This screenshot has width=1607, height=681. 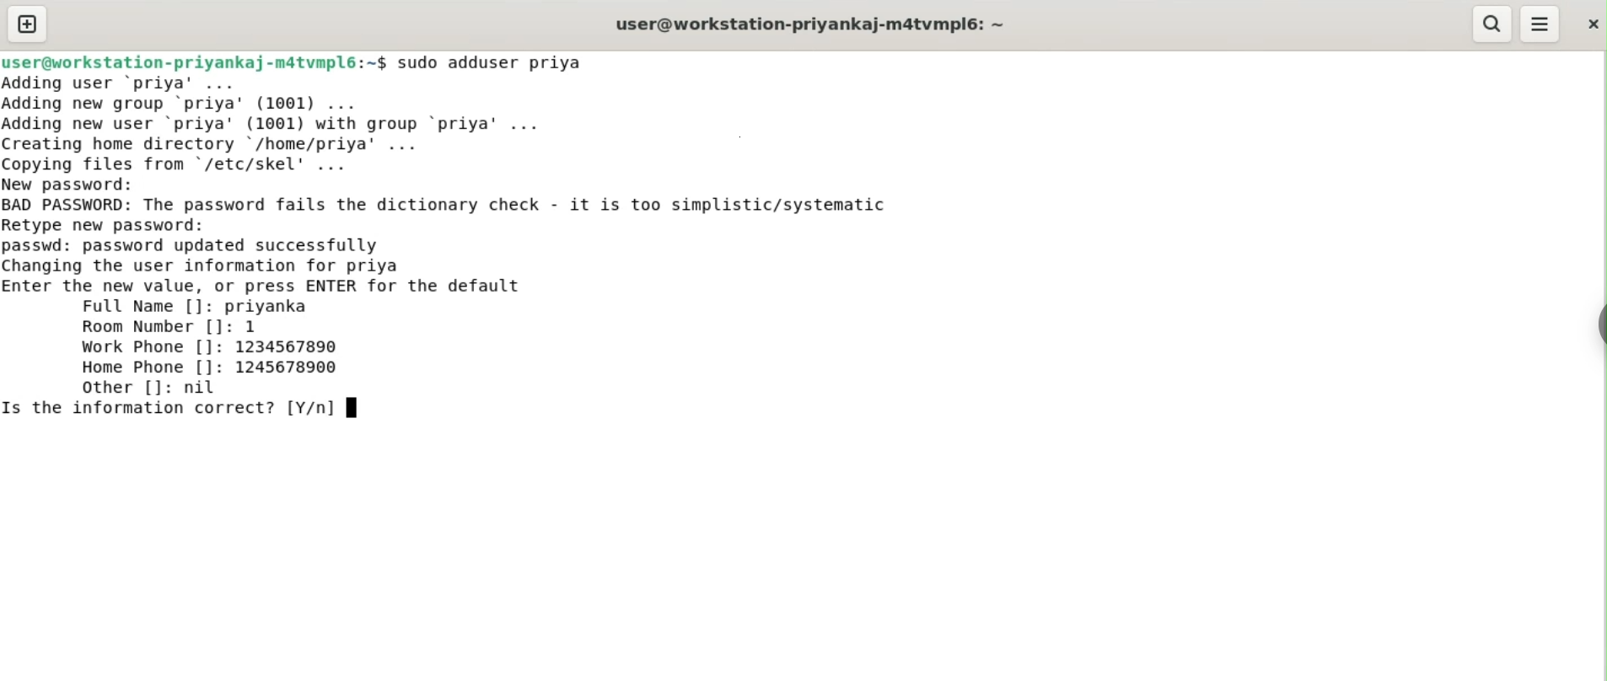 I want to click on new tab, so click(x=27, y=24).